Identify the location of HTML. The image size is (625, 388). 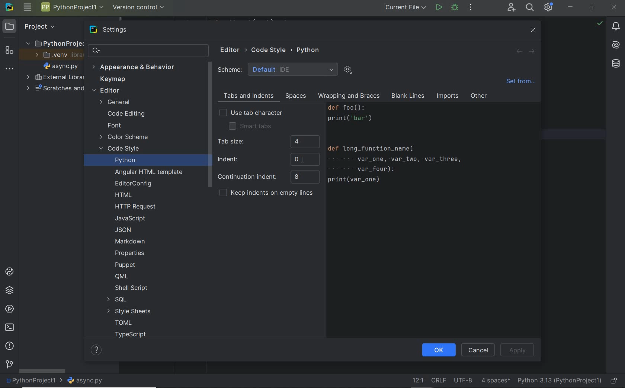
(124, 195).